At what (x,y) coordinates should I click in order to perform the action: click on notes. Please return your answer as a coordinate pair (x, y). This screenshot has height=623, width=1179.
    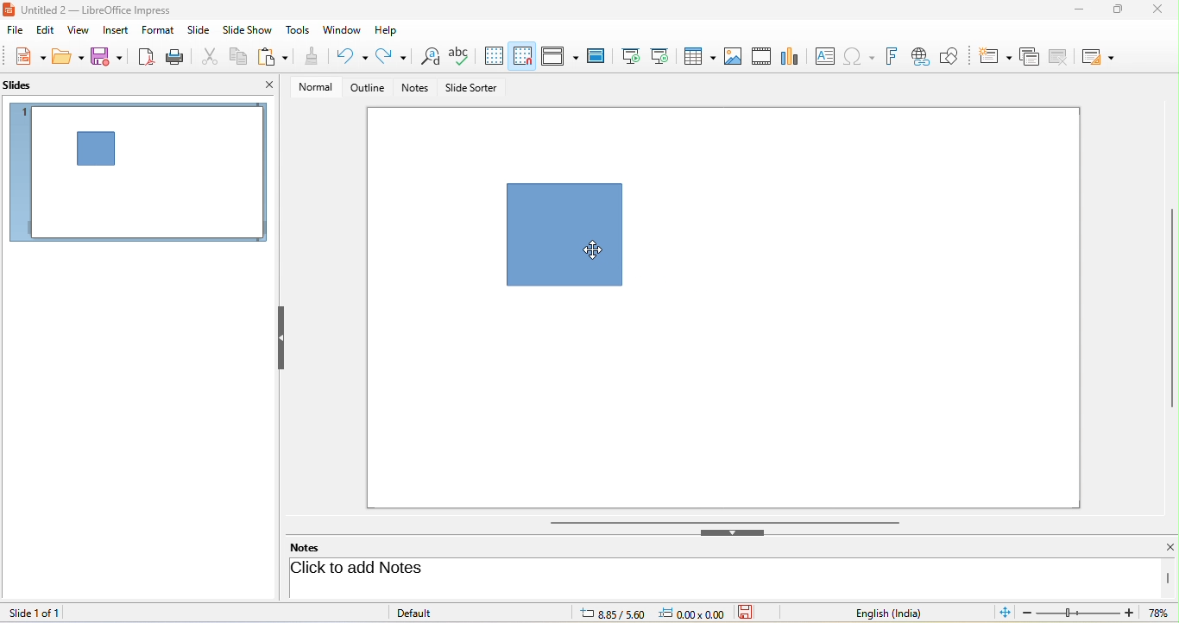
    Looking at the image, I should click on (316, 547).